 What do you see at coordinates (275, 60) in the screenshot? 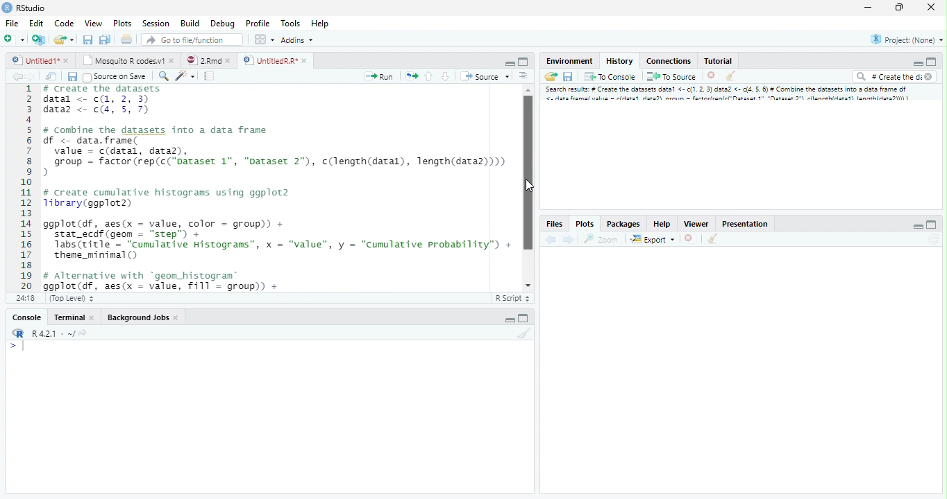
I see `UntitledR.R` at bounding box center [275, 60].